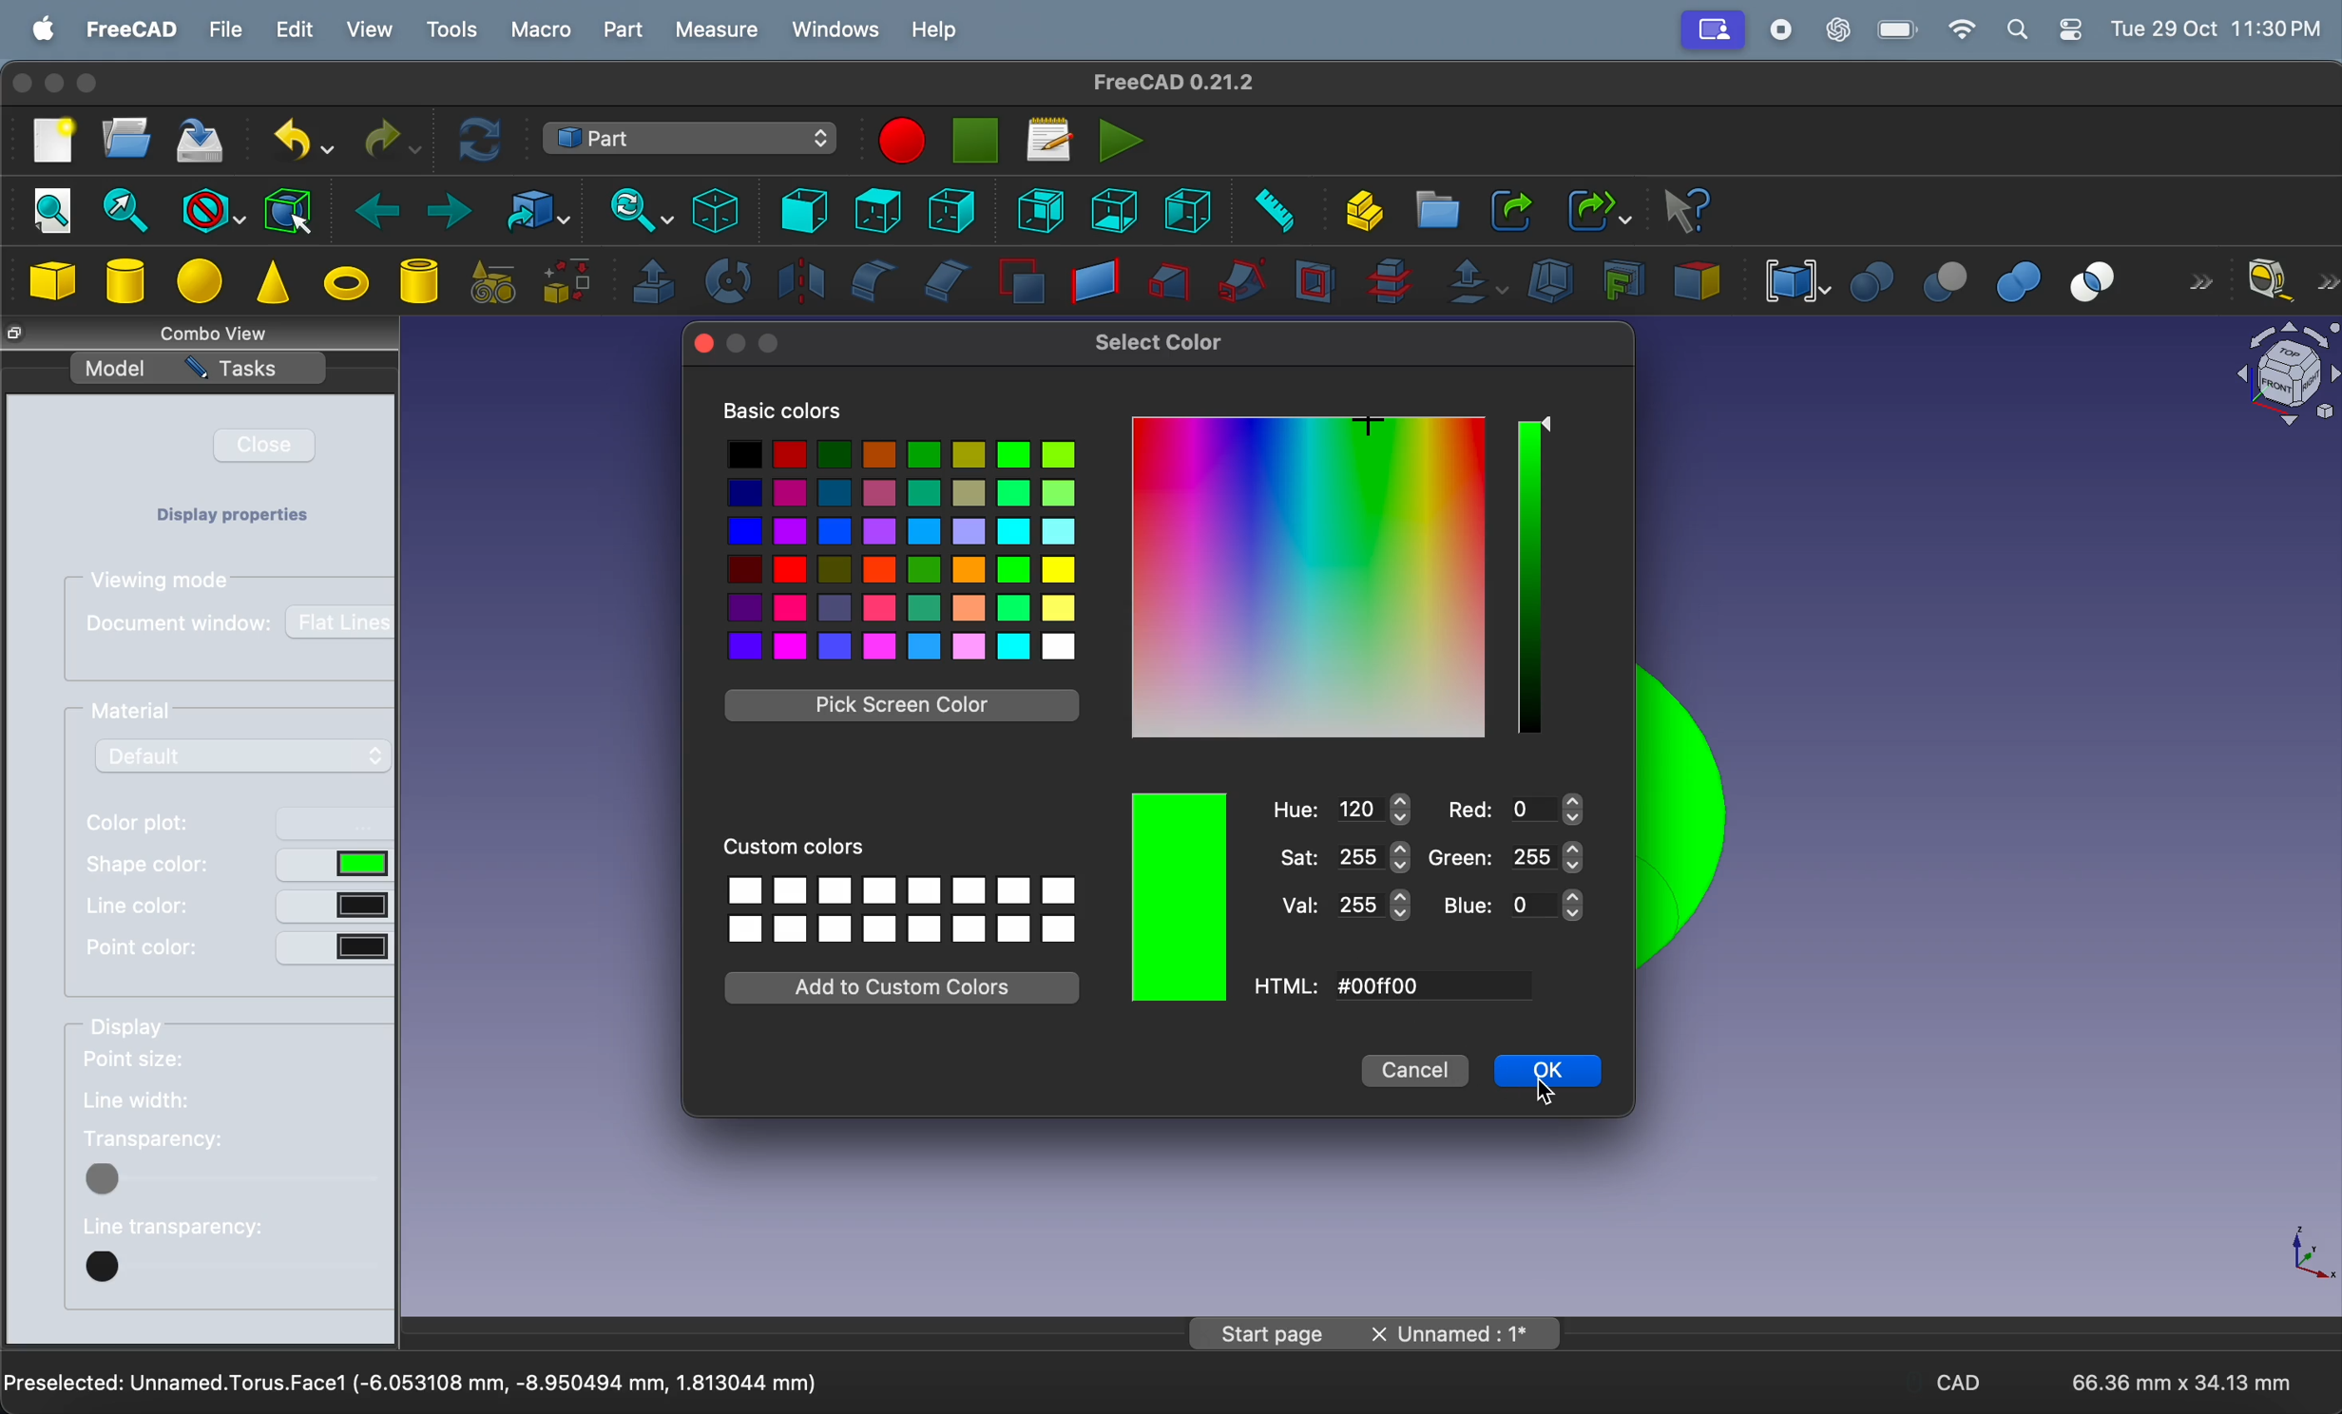 This screenshot has width=2342, height=1414. What do you see at coordinates (1122, 139) in the screenshot?
I see `execute marcos` at bounding box center [1122, 139].